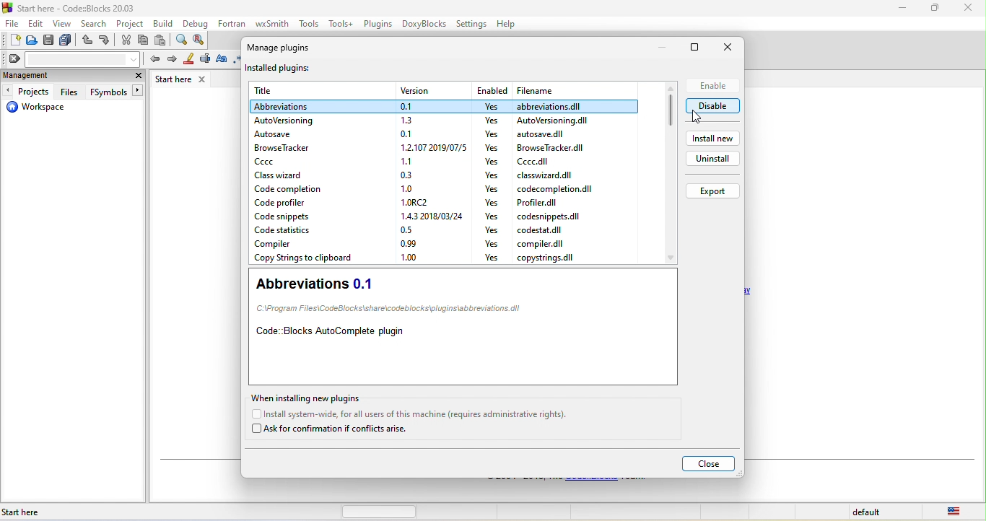  Describe the element at coordinates (557, 188) in the screenshot. I see `file` at that location.